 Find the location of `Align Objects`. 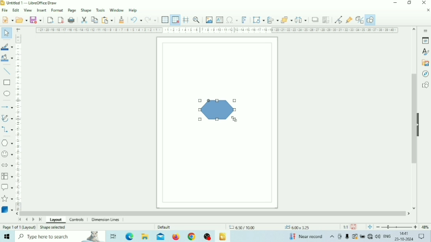

Align Objects is located at coordinates (273, 20).